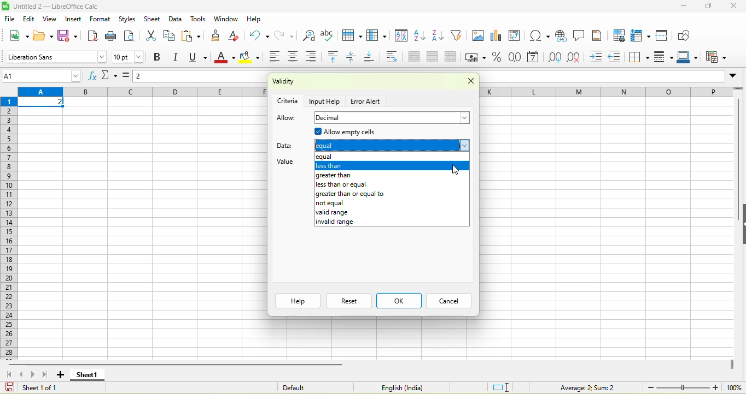 The width and height of the screenshot is (746, 394). Describe the element at coordinates (393, 118) in the screenshot. I see `deciman` at that location.